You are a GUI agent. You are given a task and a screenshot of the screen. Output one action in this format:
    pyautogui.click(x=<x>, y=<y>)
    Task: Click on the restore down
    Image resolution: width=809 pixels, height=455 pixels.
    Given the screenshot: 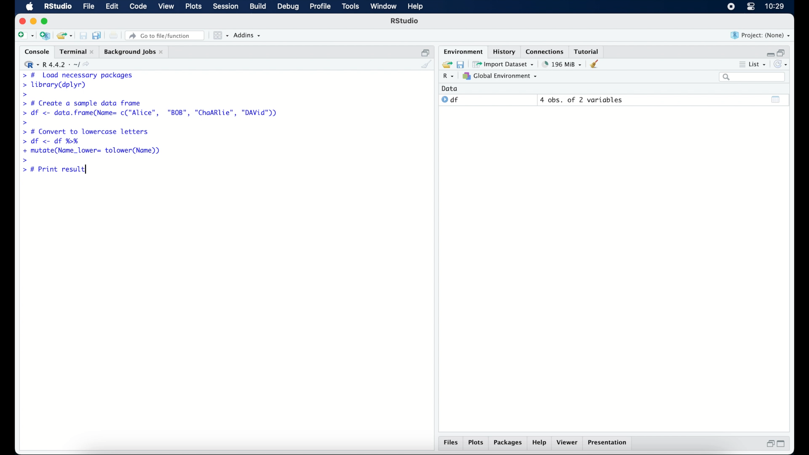 What is the action you would take?
    pyautogui.click(x=426, y=52)
    